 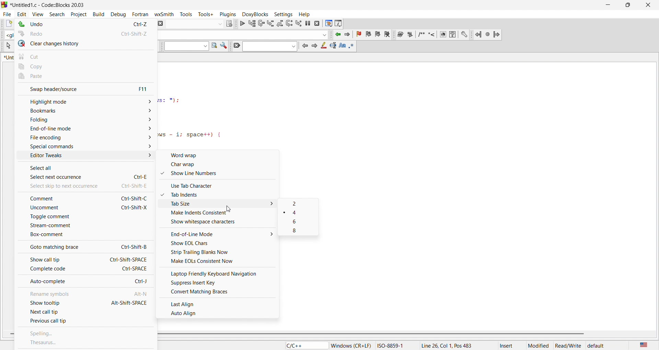 I want to click on special commands , so click(x=83, y=147).